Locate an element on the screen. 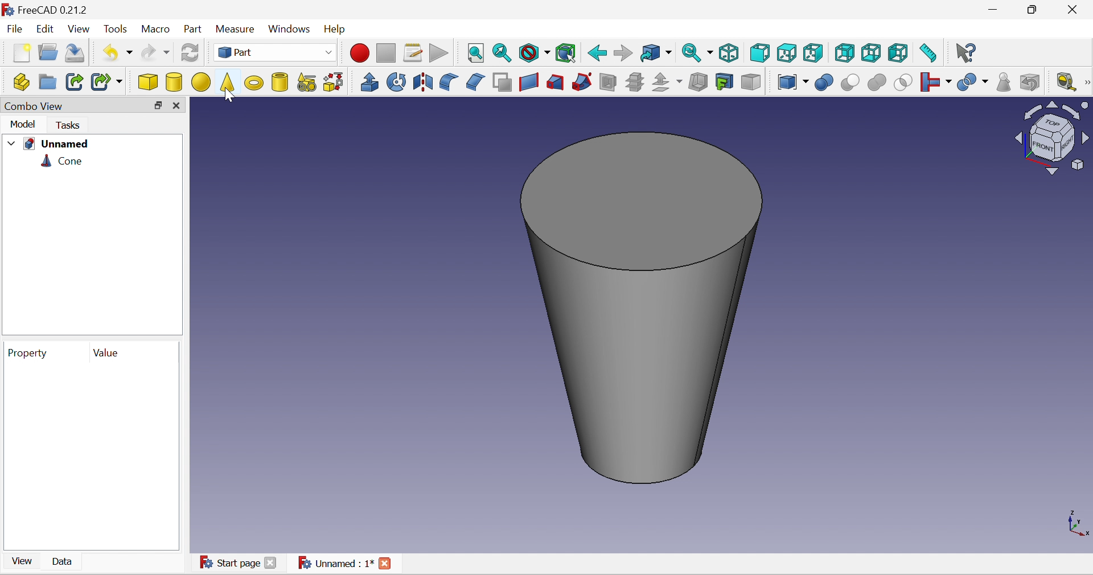 The image size is (1093, 575). Close is located at coordinates (1076, 10).